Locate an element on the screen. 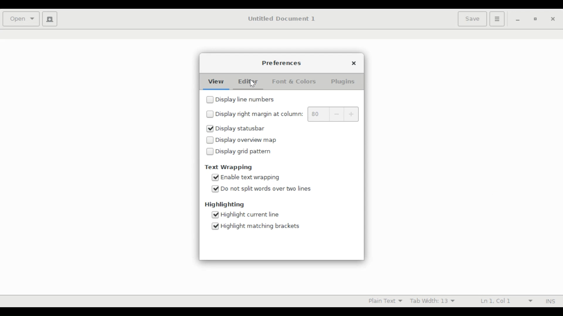 Image resolution: width=563 pixels, height=316 pixels. Text Wrapping is located at coordinates (230, 168).